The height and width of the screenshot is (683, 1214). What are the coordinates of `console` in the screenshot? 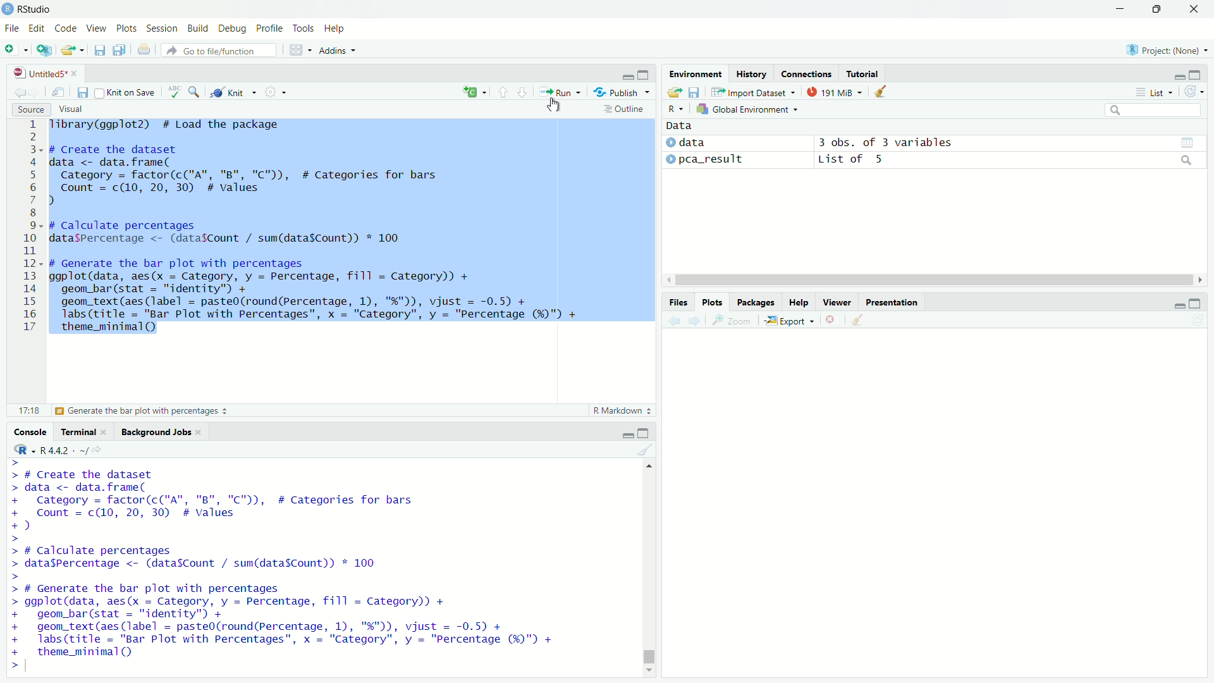 It's located at (29, 431).